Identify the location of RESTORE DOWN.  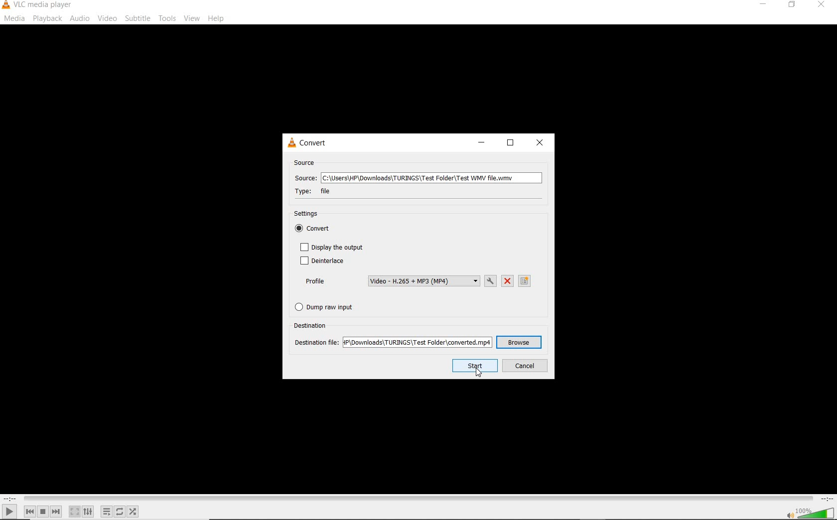
(510, 144).